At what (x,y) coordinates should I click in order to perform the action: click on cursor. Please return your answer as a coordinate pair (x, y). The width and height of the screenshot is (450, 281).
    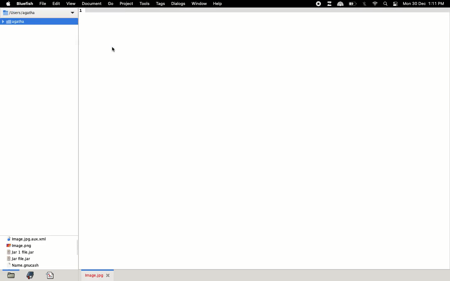
    Looking at the image, I should click on (115, 49).